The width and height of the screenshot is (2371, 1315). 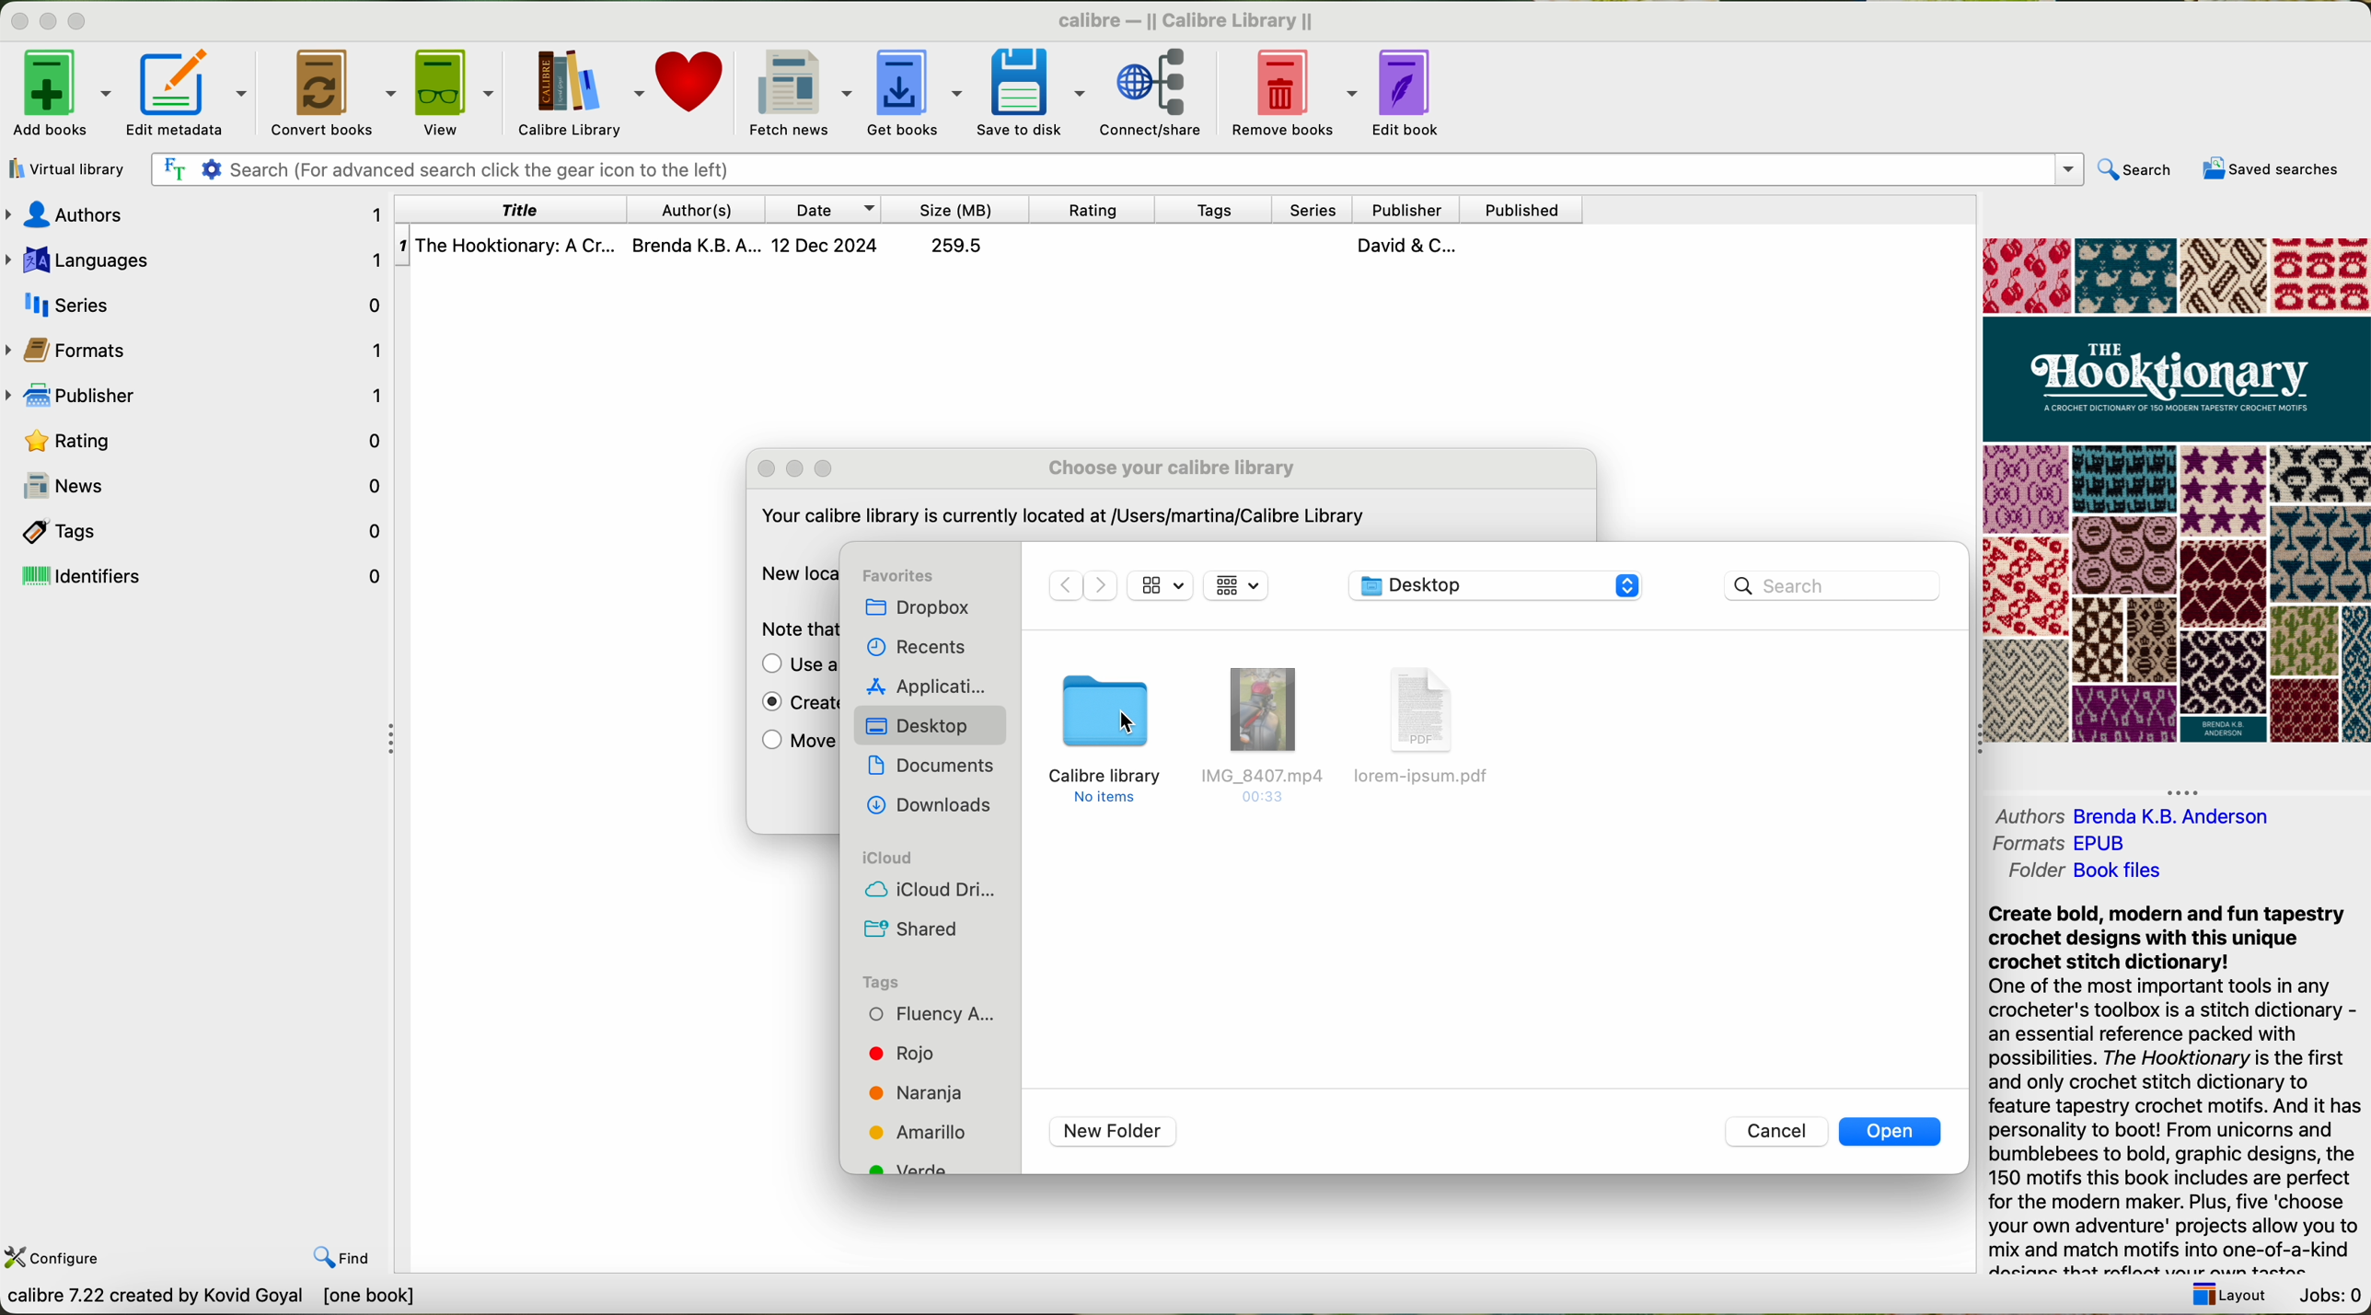 I want to click on minimize, so click(x=49, y=20).